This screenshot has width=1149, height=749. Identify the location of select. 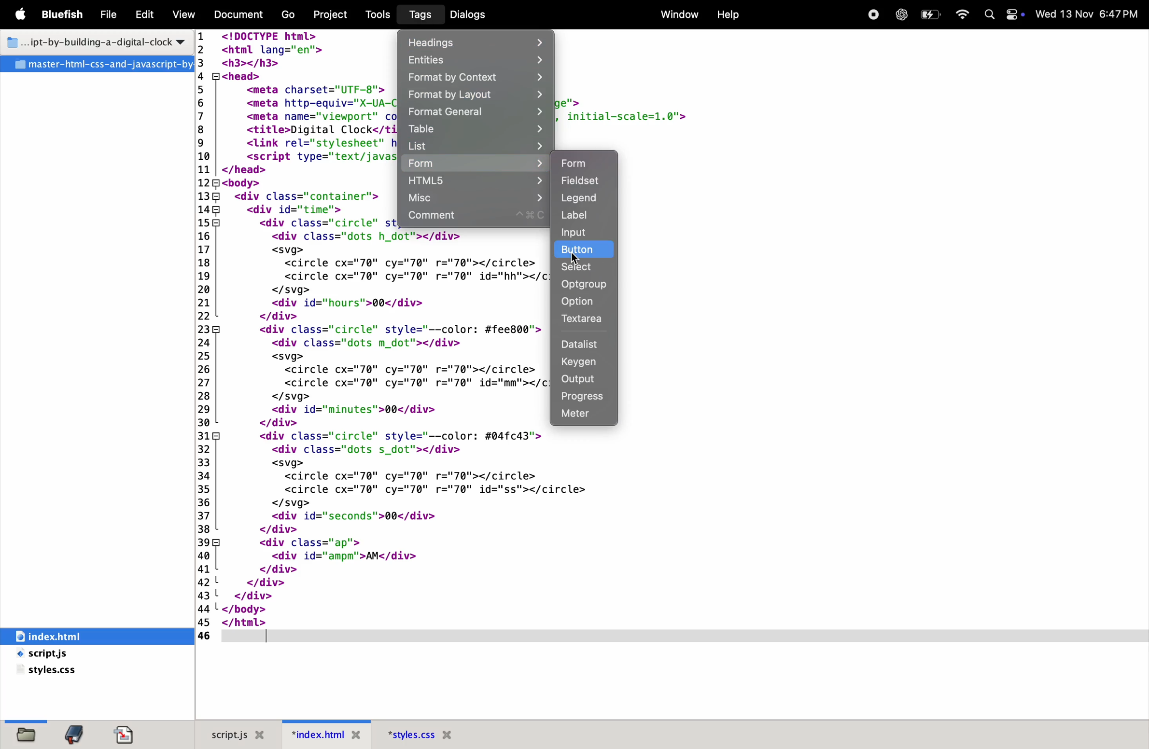
(579, 266).